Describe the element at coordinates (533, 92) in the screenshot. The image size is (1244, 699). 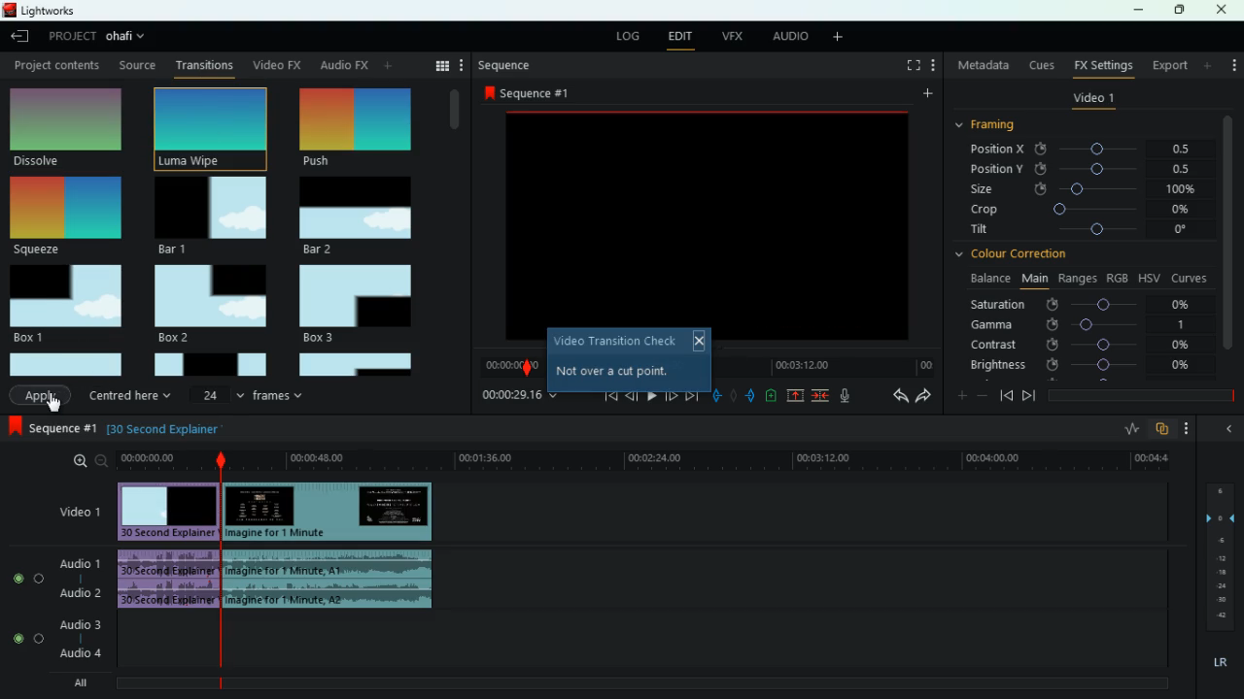
I see `sequence` at that location.